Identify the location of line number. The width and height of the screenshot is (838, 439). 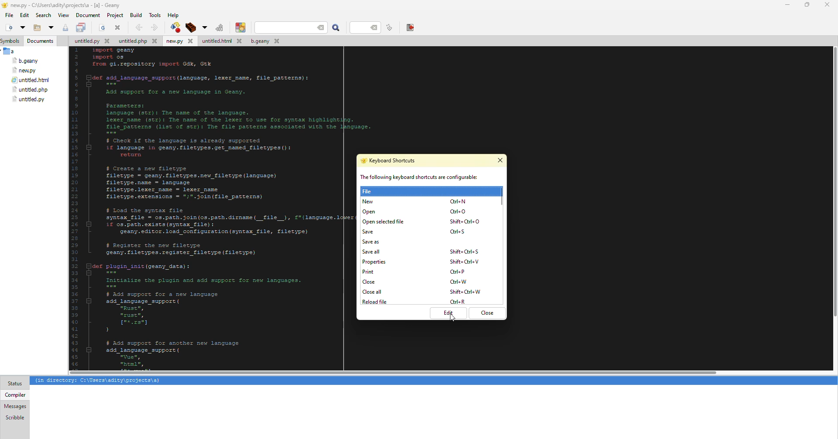
(389, 27).